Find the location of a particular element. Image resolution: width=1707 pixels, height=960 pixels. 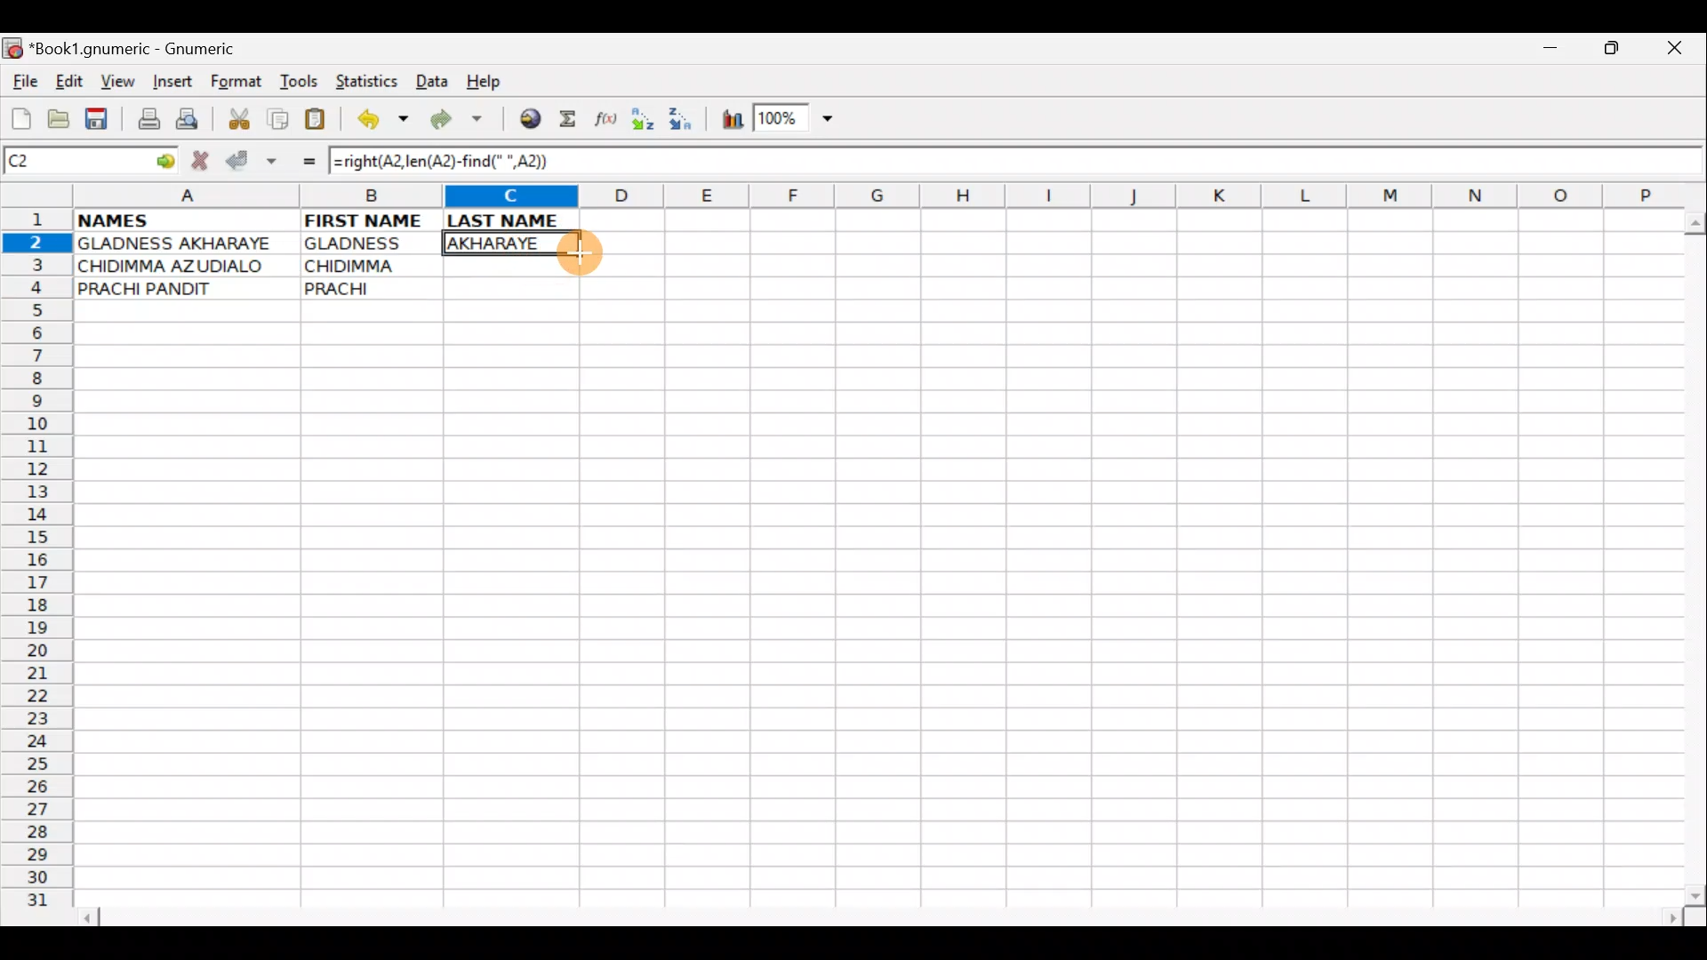

Insert hyperlink is located at coordinates (527, 120).